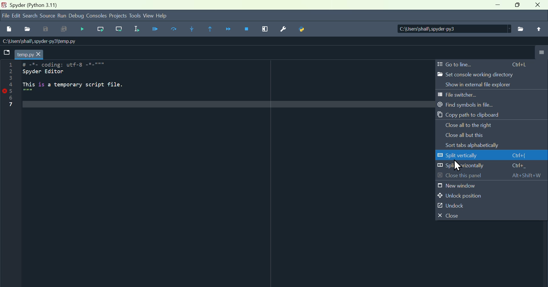  I want to click on Line numbers, so click(10, 85).